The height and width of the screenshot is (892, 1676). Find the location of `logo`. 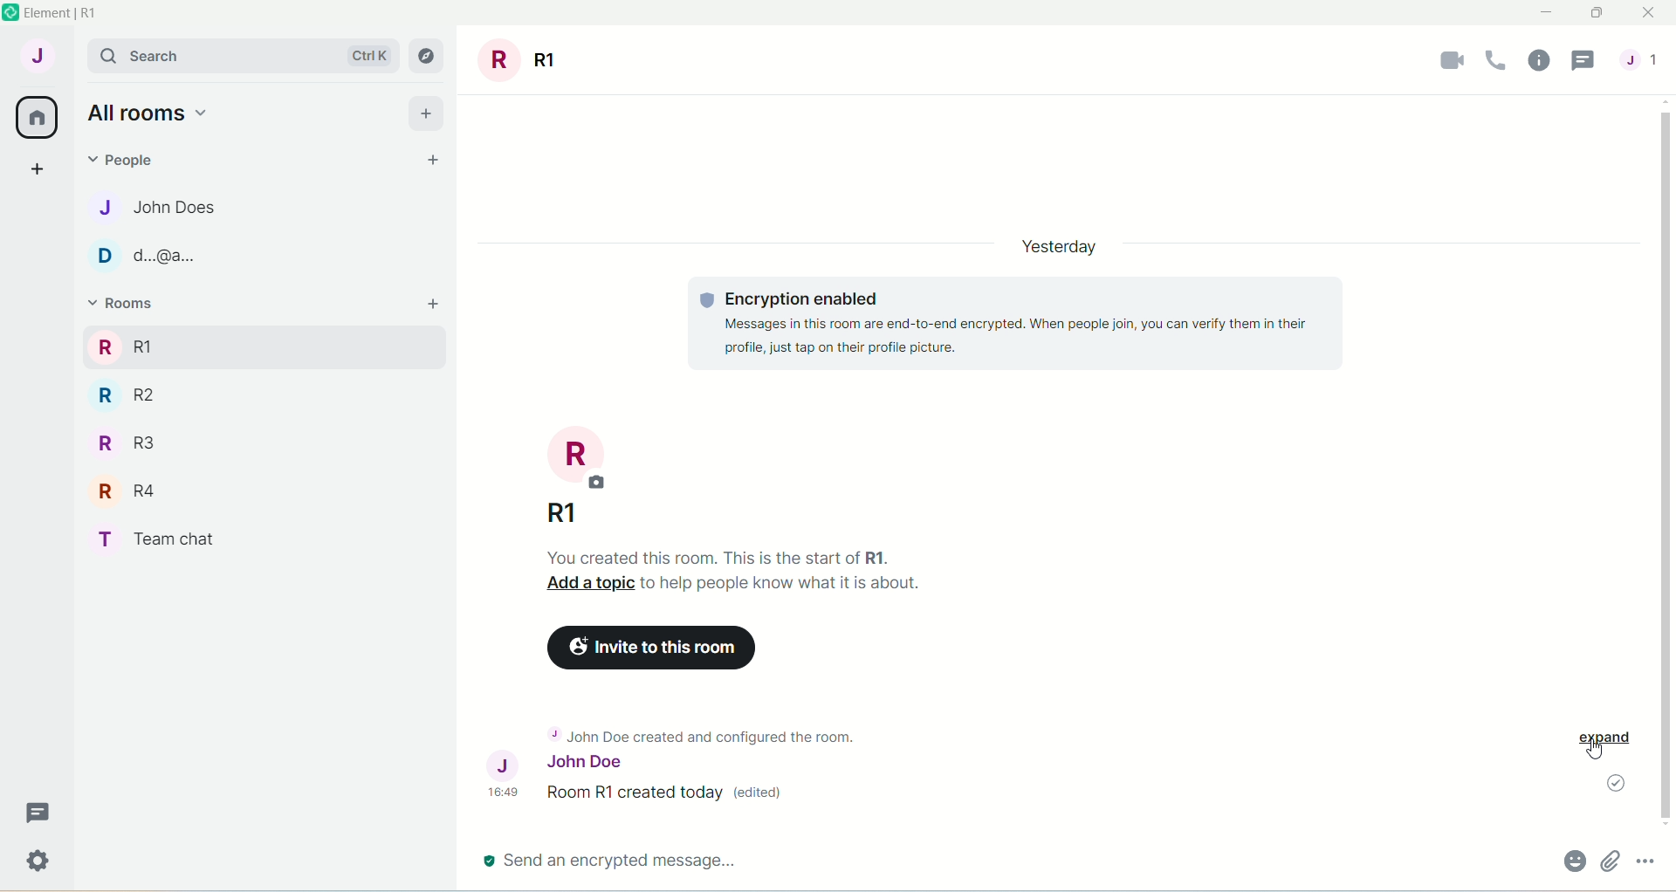

logo is located at coordinates (10, 15).